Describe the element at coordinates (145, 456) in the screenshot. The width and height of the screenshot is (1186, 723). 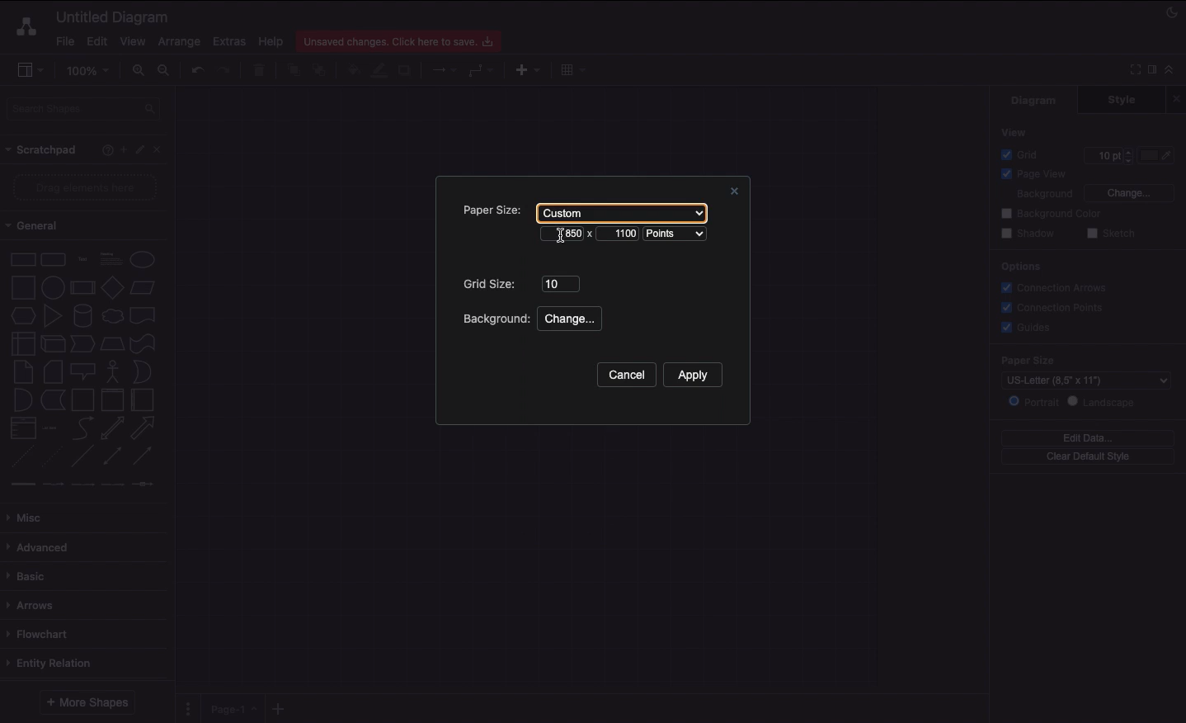
I see `Directional connector` at that location.